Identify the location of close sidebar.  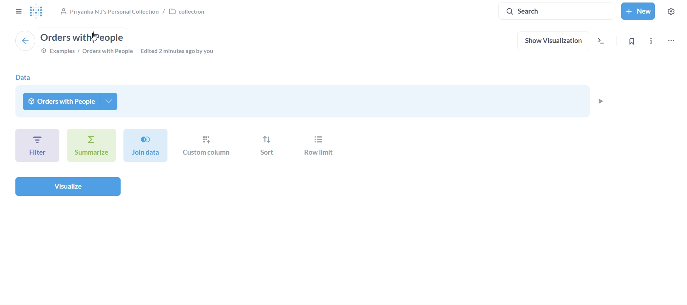
(18, 11).